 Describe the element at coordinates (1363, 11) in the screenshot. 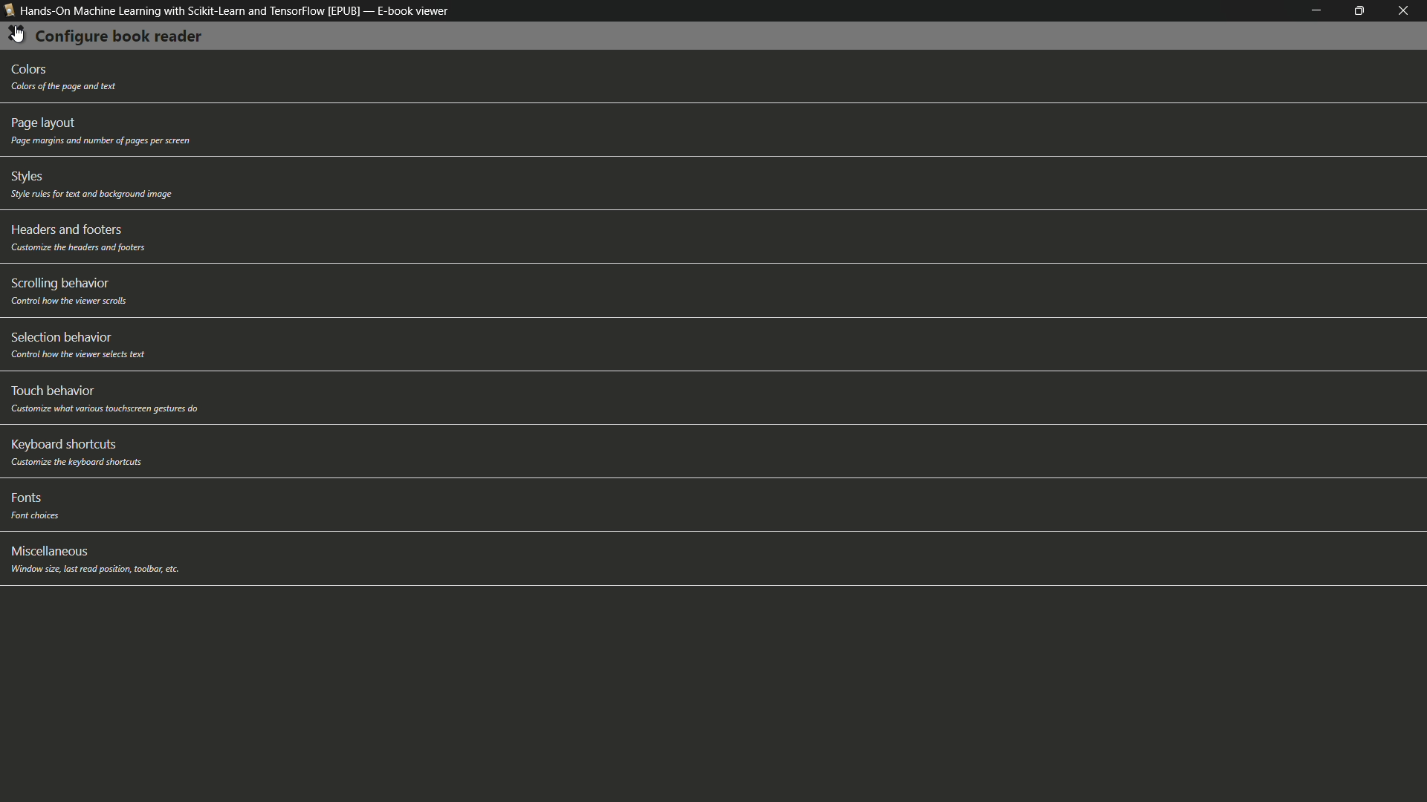

I see `maximize` at that location.